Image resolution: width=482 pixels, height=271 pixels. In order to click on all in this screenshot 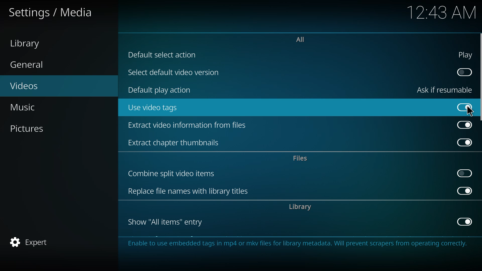, I will do `click(301, 39)`.